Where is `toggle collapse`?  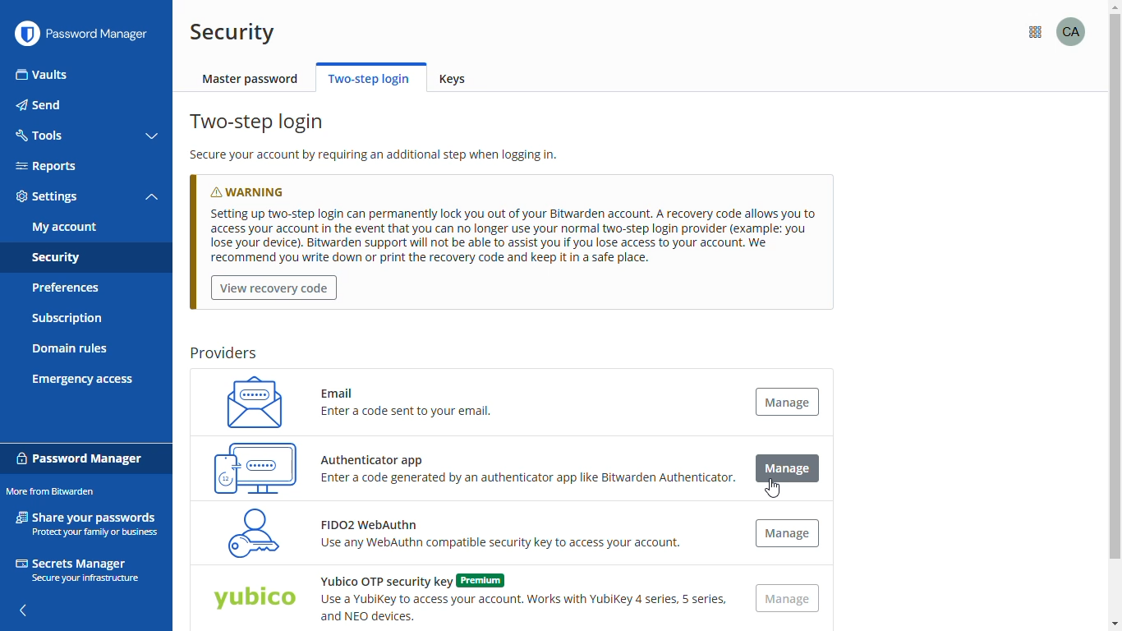
toggle collapse is located at coordinates (152, 198).